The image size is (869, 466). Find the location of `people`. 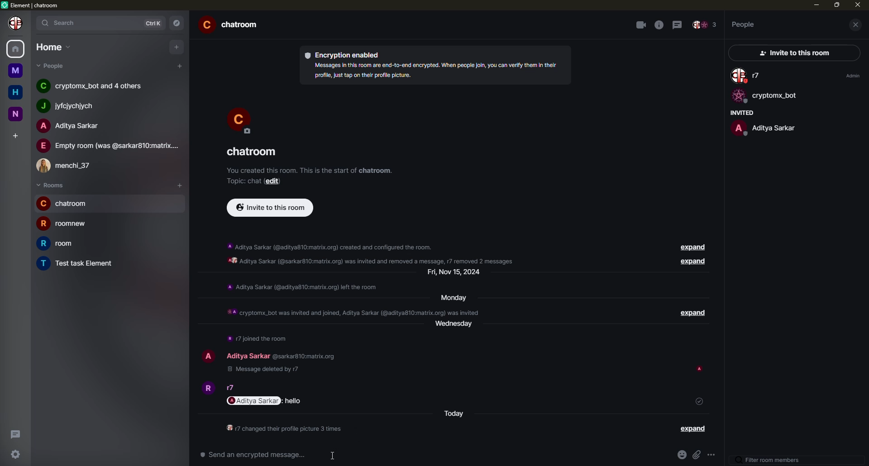

people is located at coordinates (744, 24).